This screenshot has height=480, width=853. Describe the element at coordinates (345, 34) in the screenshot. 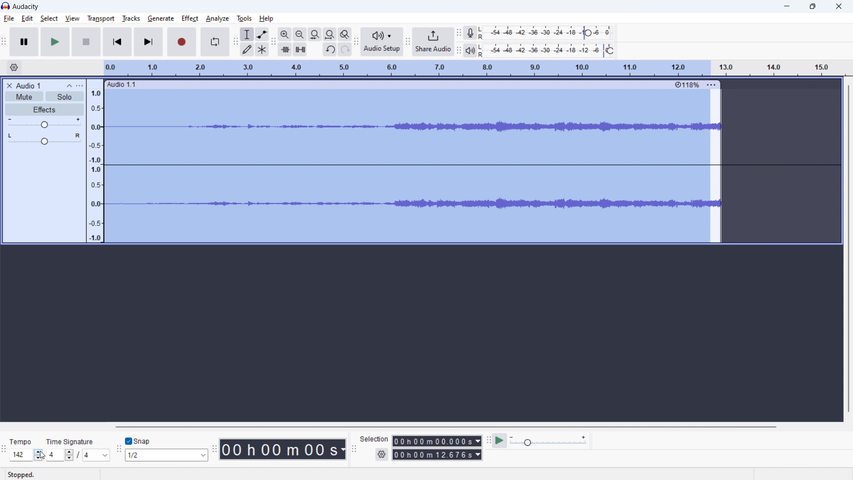

I see `toggle zoom` at that location.